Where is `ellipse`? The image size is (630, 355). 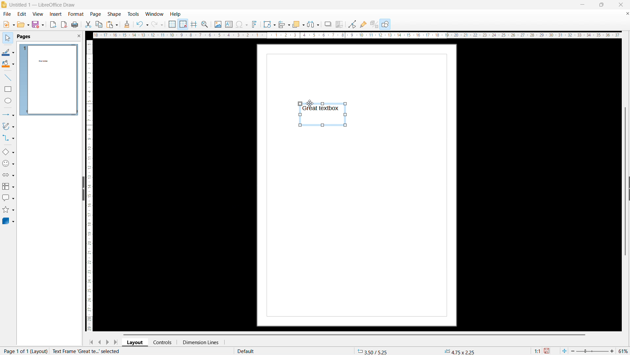 ellipse is located at coordinates (8, 101).